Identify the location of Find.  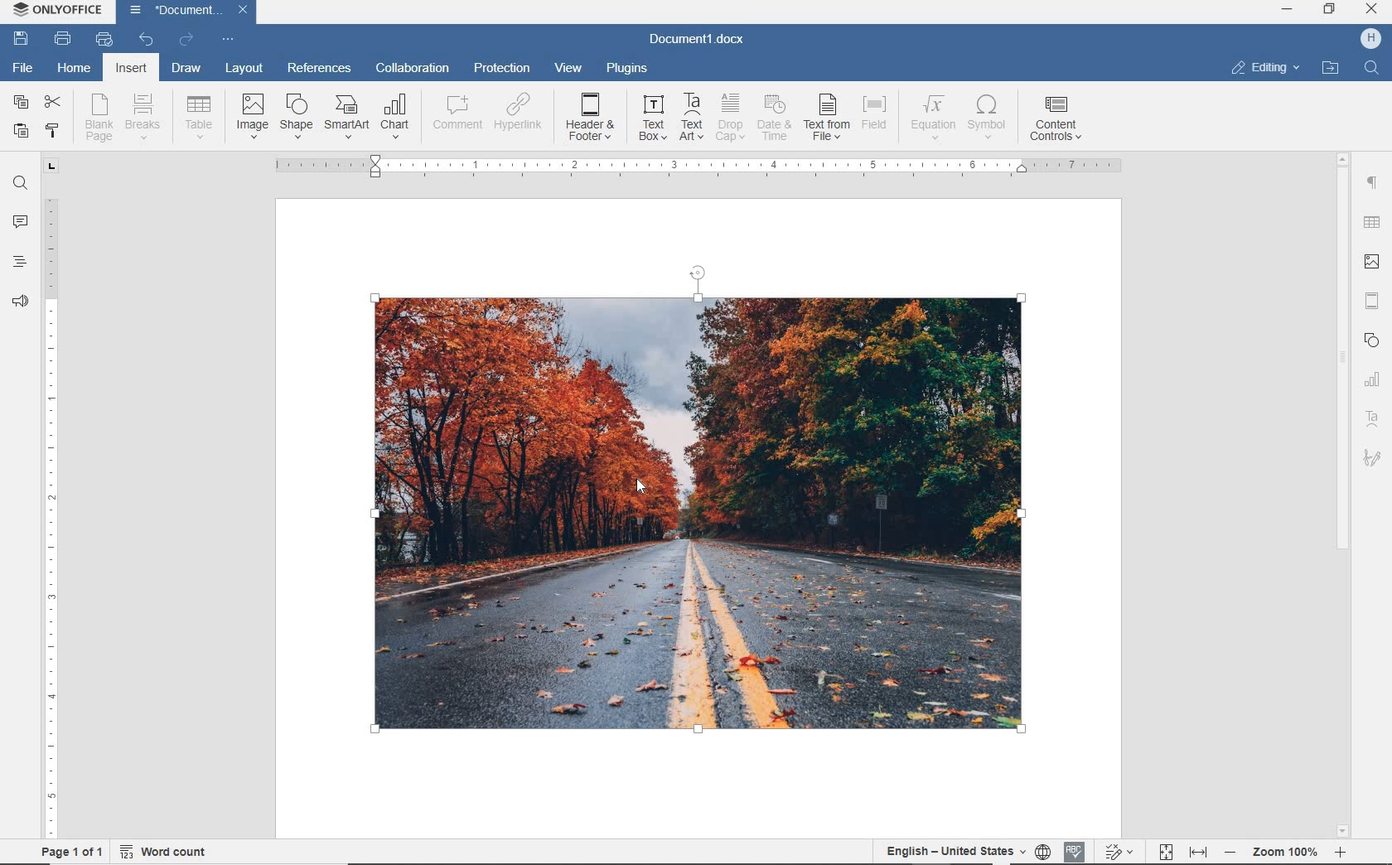
(1375, 70).